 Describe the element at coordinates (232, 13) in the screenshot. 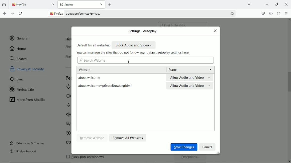

I see `bookmark this page` at that location.